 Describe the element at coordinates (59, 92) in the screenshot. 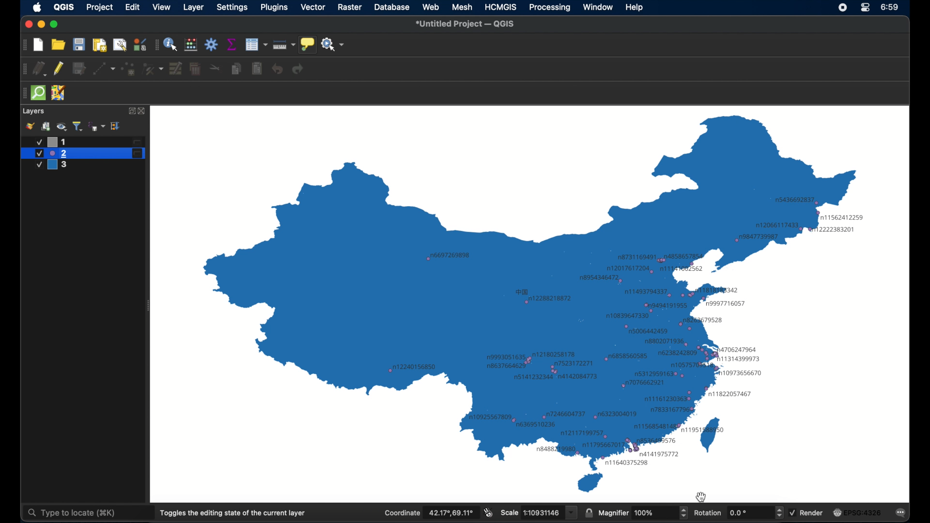

I see `jsom remote` at that location.